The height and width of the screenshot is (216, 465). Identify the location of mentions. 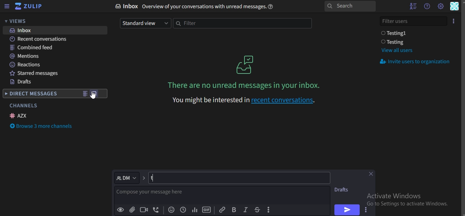
(26, 56).